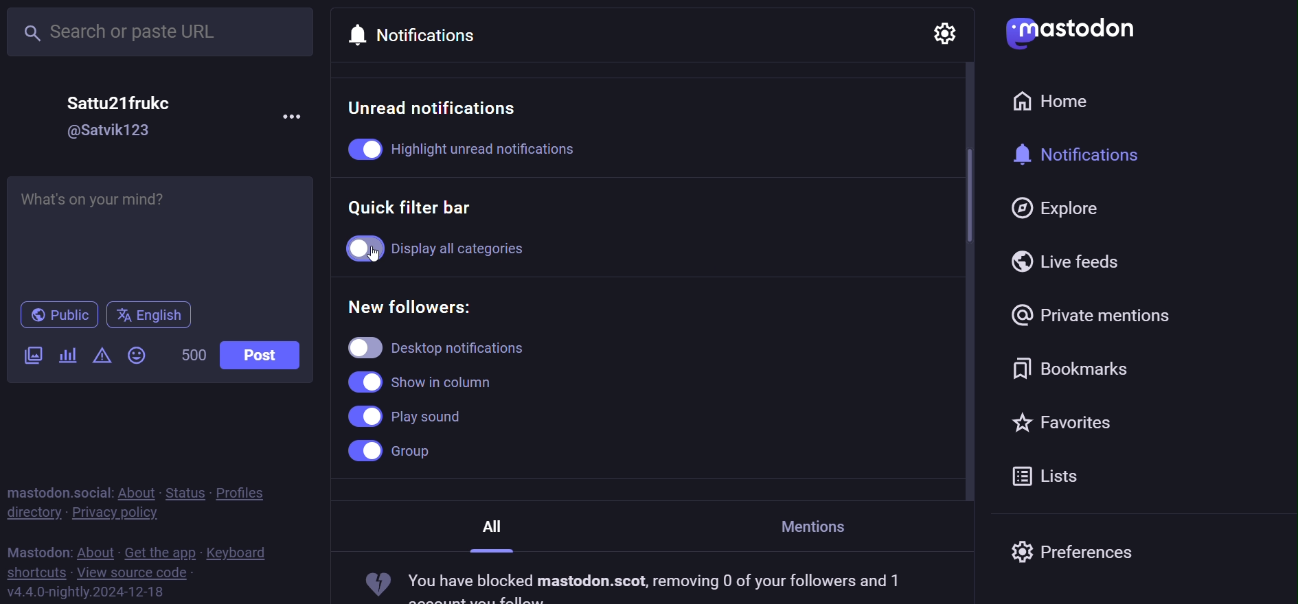 The height and width of the screenshot is (604, 1298). I want to click on shortcut, so click(35, 572).